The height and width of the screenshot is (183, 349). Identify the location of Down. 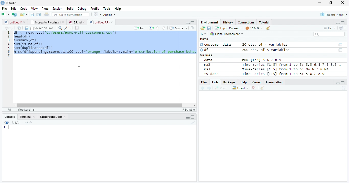
(164, 28).